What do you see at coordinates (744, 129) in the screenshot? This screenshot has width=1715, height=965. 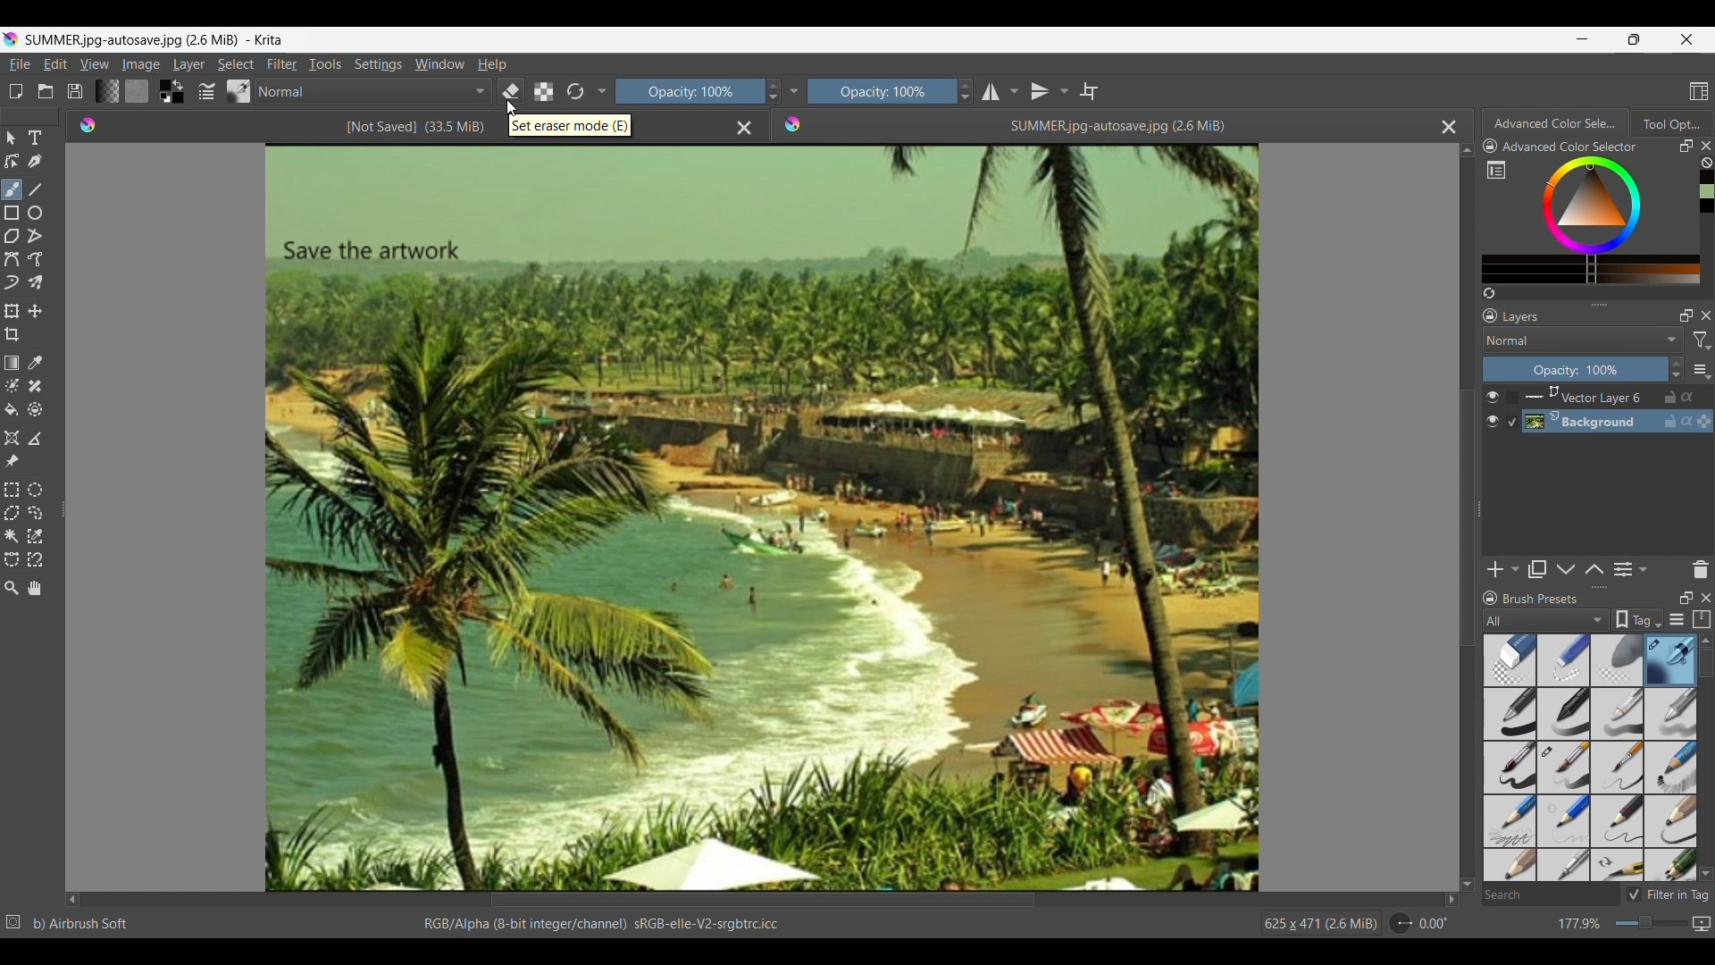 I see `Close` at bounding box center [744, 129].